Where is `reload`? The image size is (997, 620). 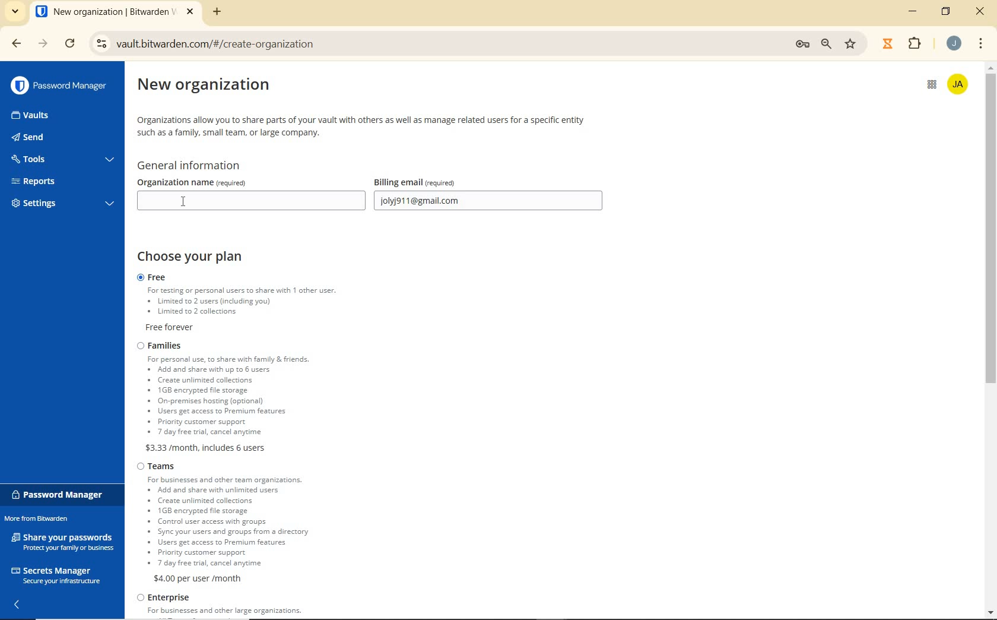
reload is located at coordinates (71, 45).